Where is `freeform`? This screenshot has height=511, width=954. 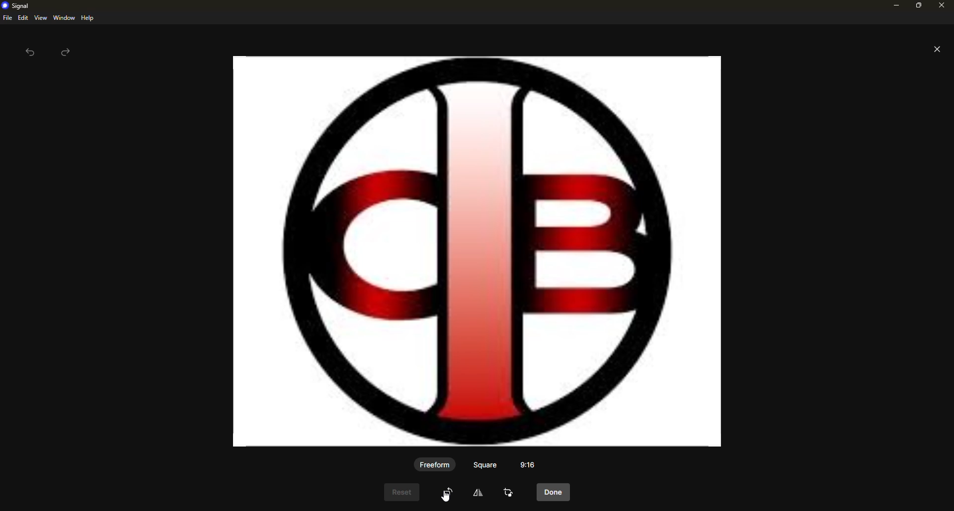
freeform is located at coordinates (435, 464).